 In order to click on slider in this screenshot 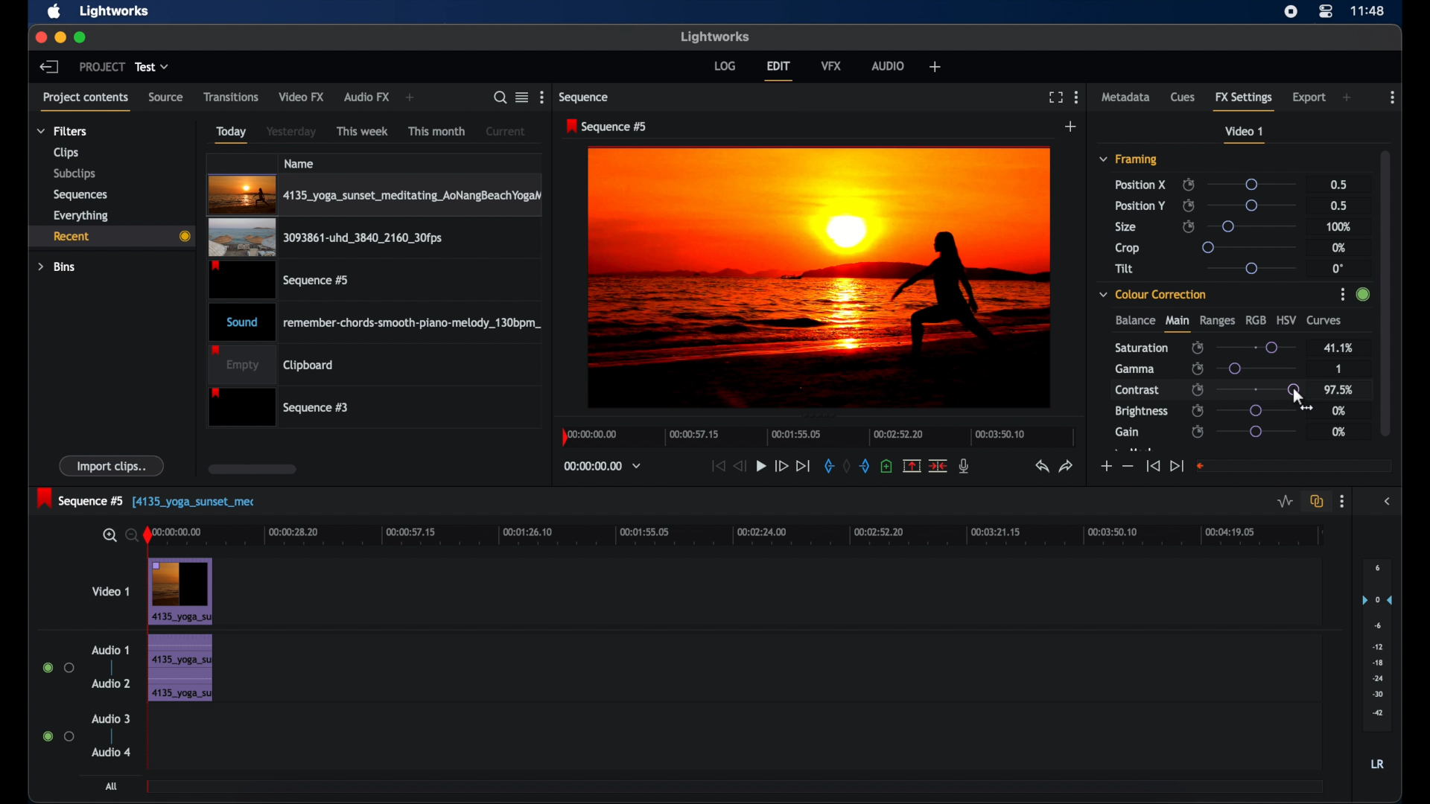, I will do `click(1261, 368)`.